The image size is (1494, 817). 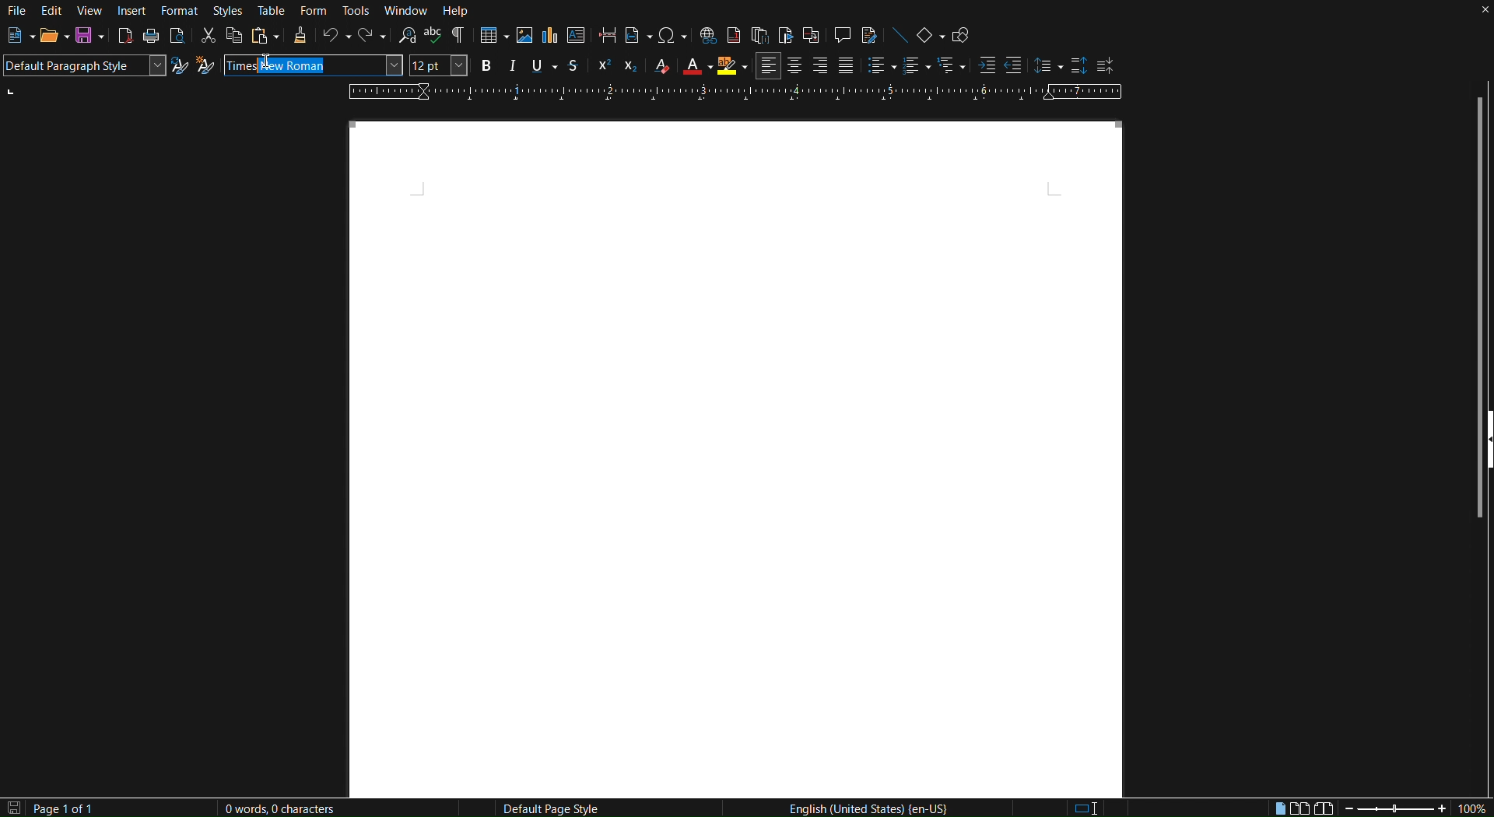 I want to click on Decrease Indent, so click(x=1015, y=66).